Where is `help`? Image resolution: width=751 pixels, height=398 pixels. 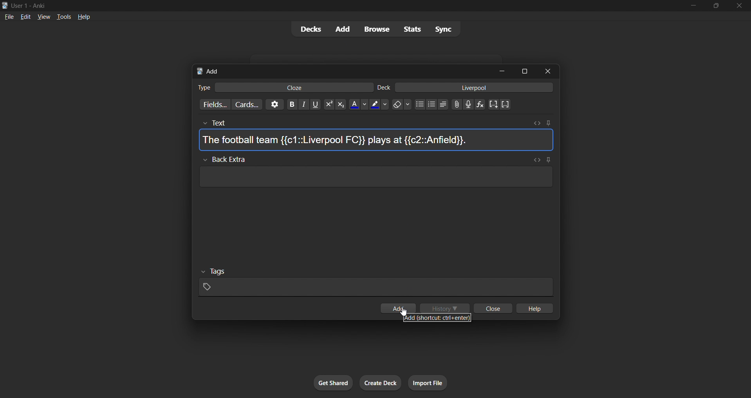
help is located at coordinates (85, 18).